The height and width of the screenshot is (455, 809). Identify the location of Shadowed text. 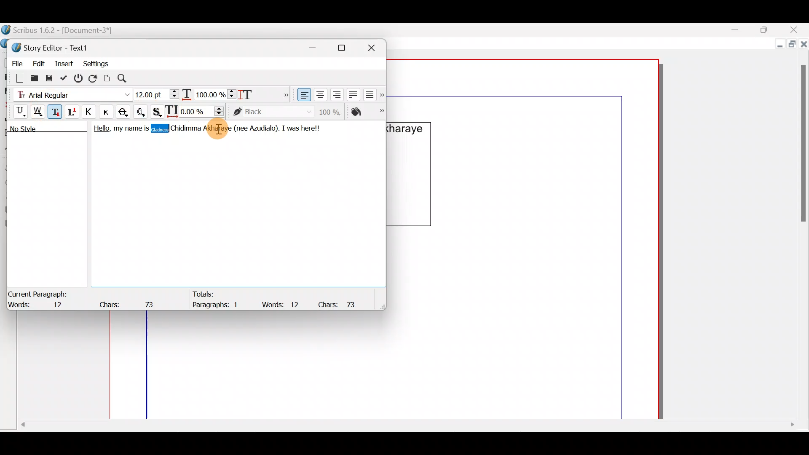
(158, 111).